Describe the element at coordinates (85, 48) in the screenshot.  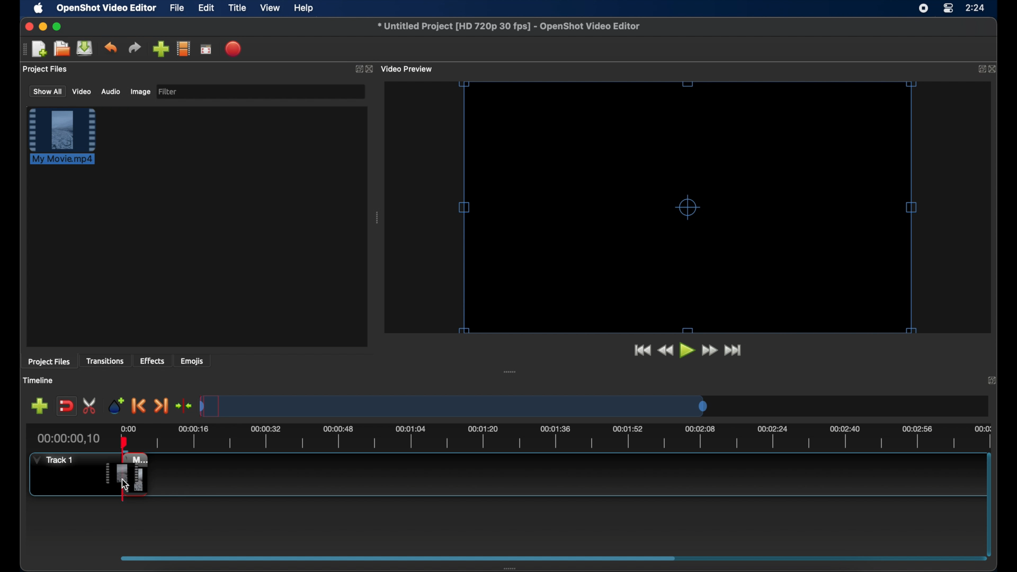
I see `save project files` at that location.